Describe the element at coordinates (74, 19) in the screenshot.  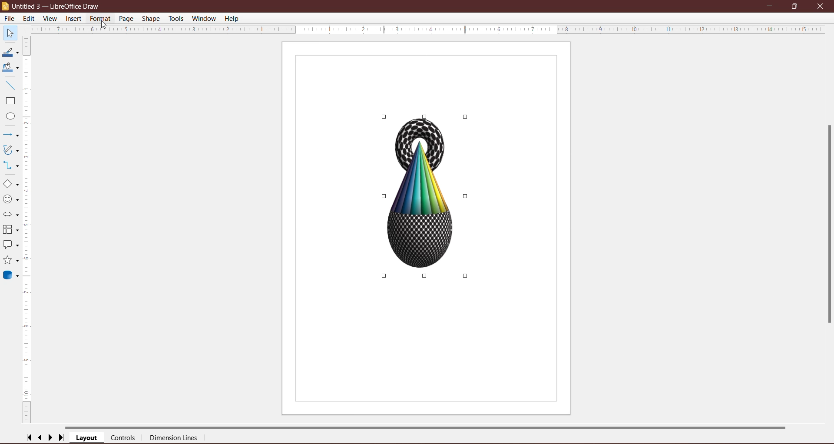
I see `Insert` at that location.